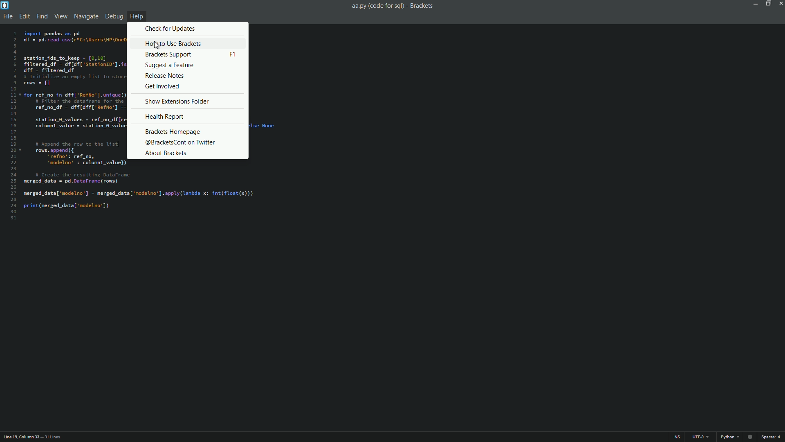  I want to click on help menu, so click(136, 16).